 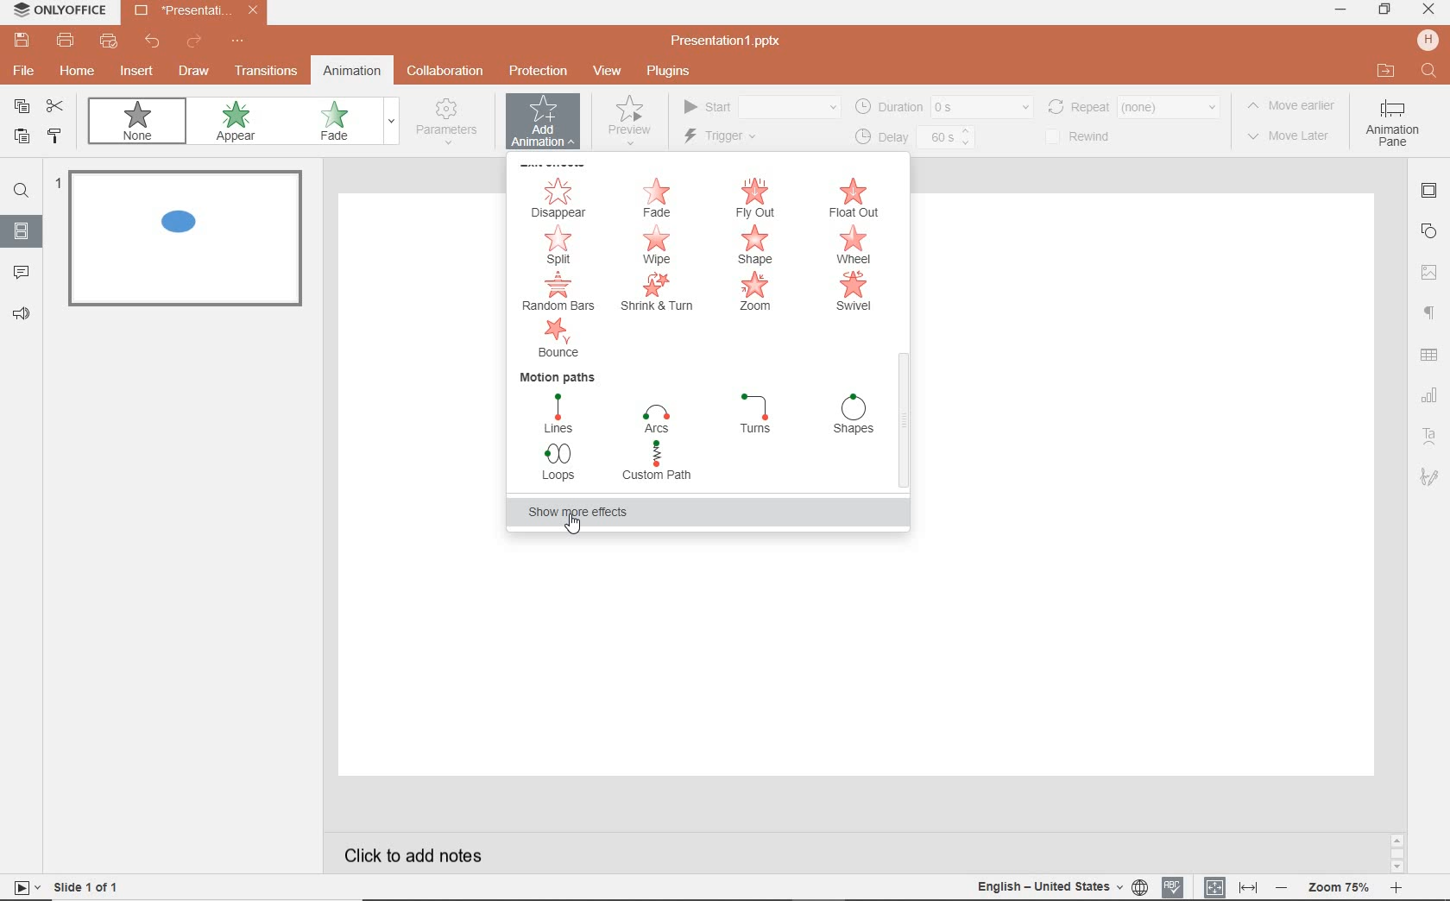 What do you see at coordinates (451, 123) in the screenshot?
I see `parameters` at bounding box center [451, 123].